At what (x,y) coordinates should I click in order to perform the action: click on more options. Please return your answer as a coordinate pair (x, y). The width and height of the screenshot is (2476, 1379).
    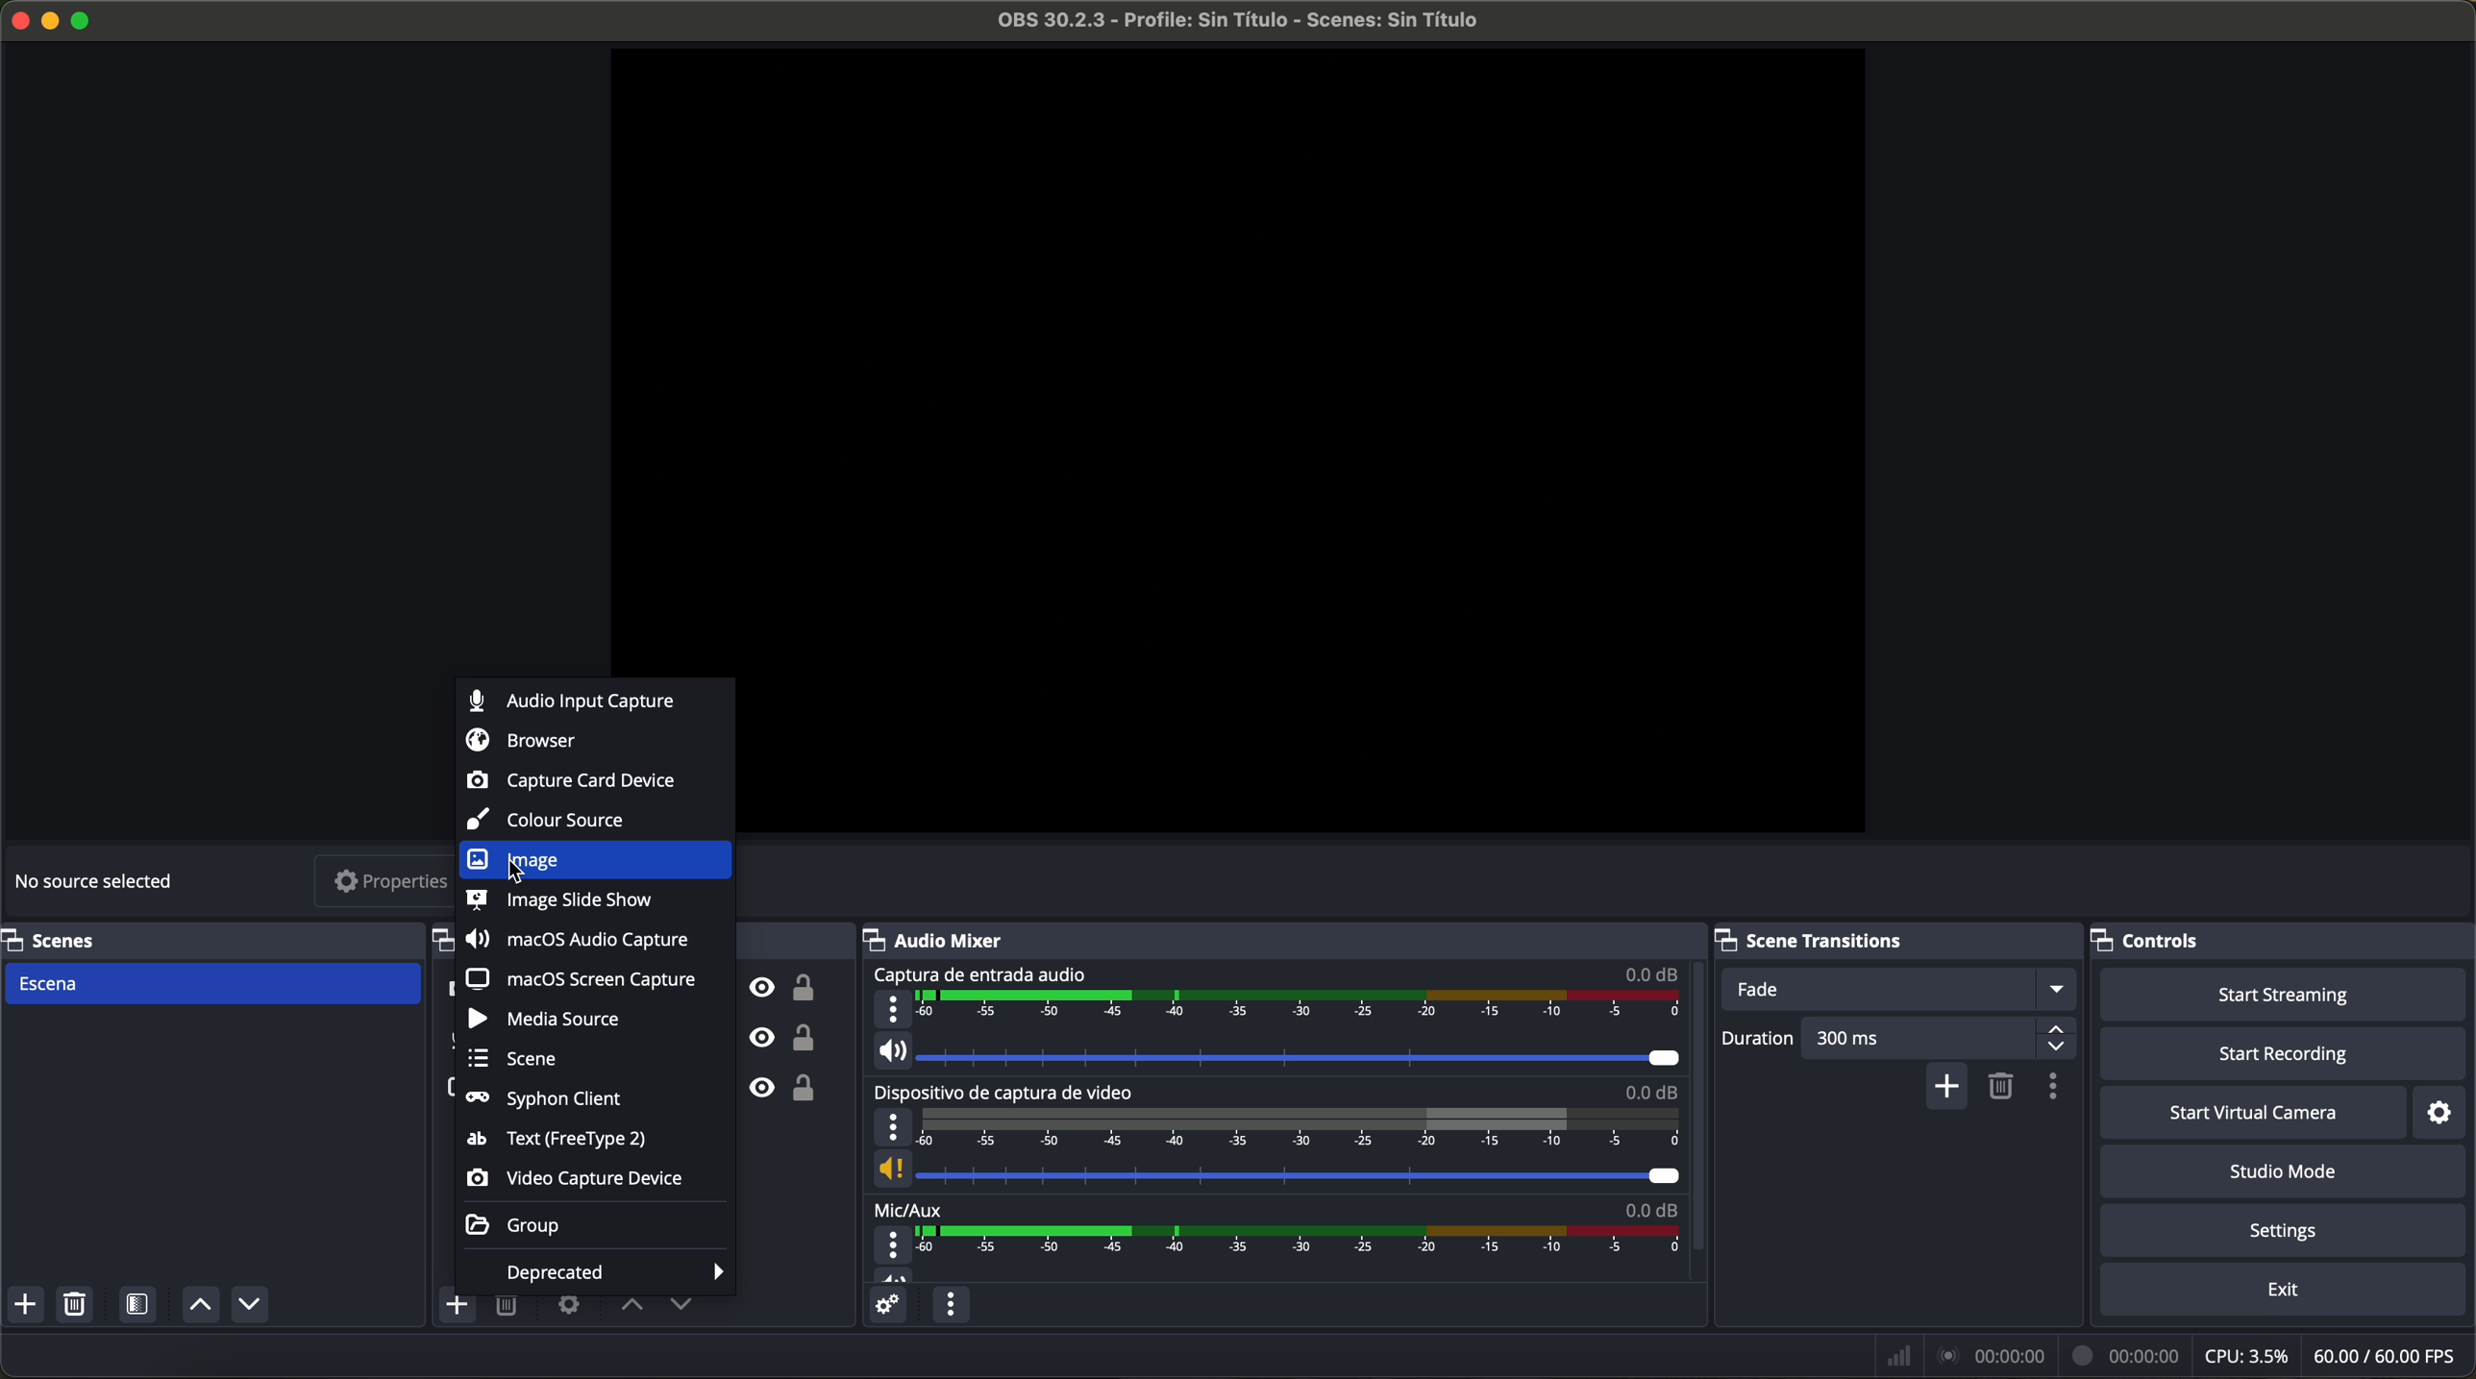
    Looking at the image, I should click on (893, 1128).